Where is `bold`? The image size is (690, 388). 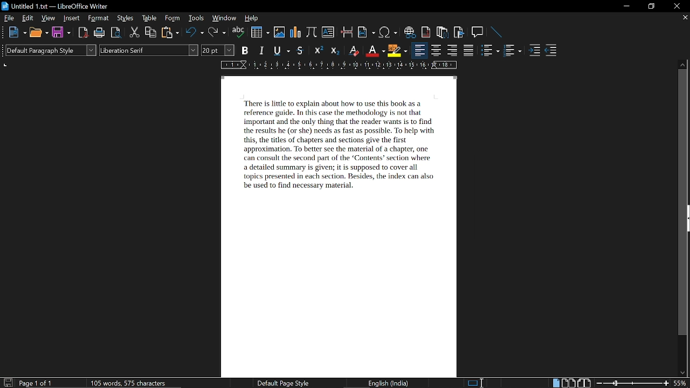
bold is located at coordinates (245, 50).